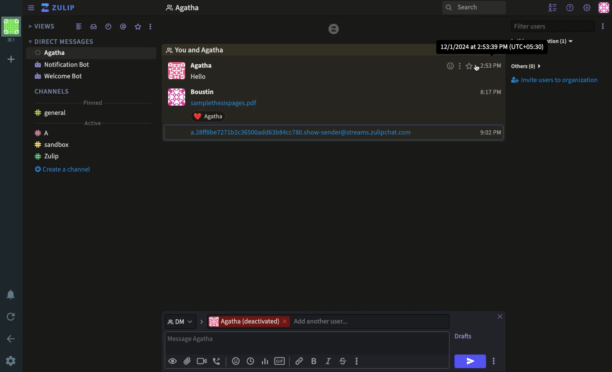  Describe the element at coordinates (369, 321) in the screenshot. I see `add Users` at that location.